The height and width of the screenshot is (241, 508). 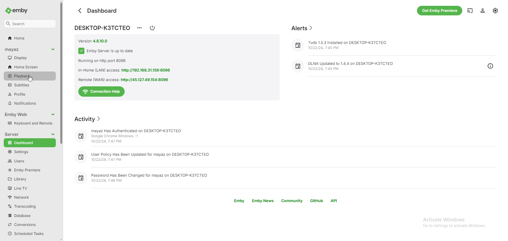 I want to click on dashboard, so click(x=97, y=11).